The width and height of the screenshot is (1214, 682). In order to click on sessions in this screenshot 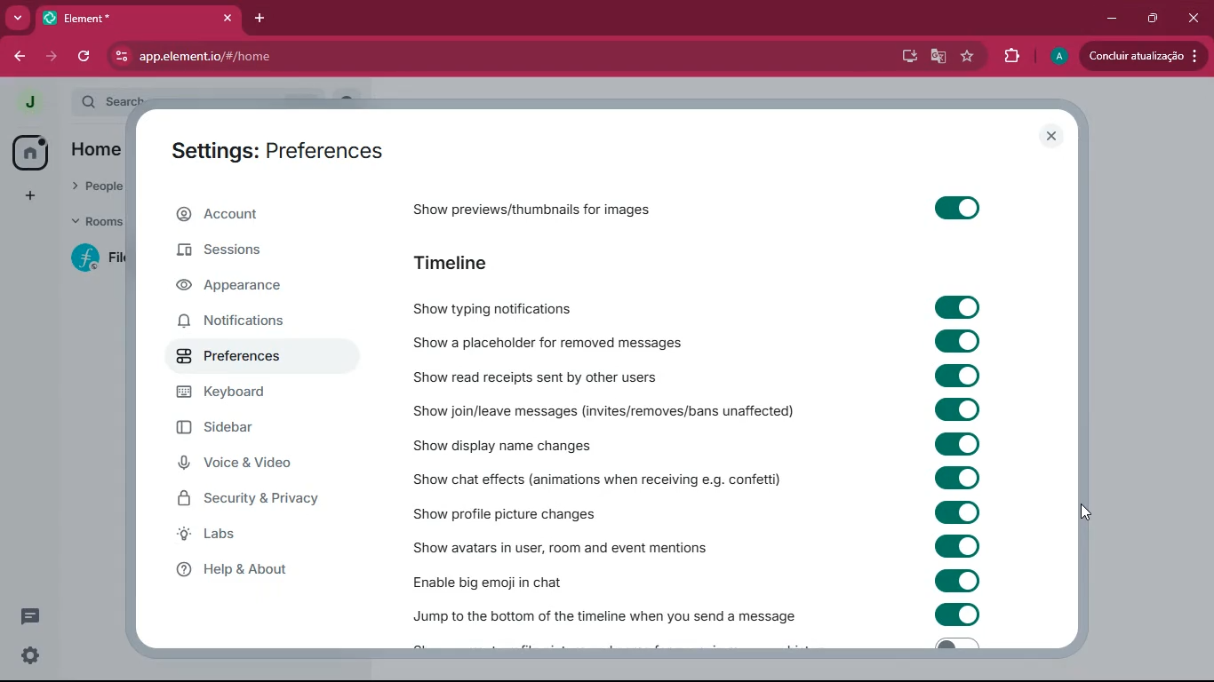, I will do `click(256, 256)`.